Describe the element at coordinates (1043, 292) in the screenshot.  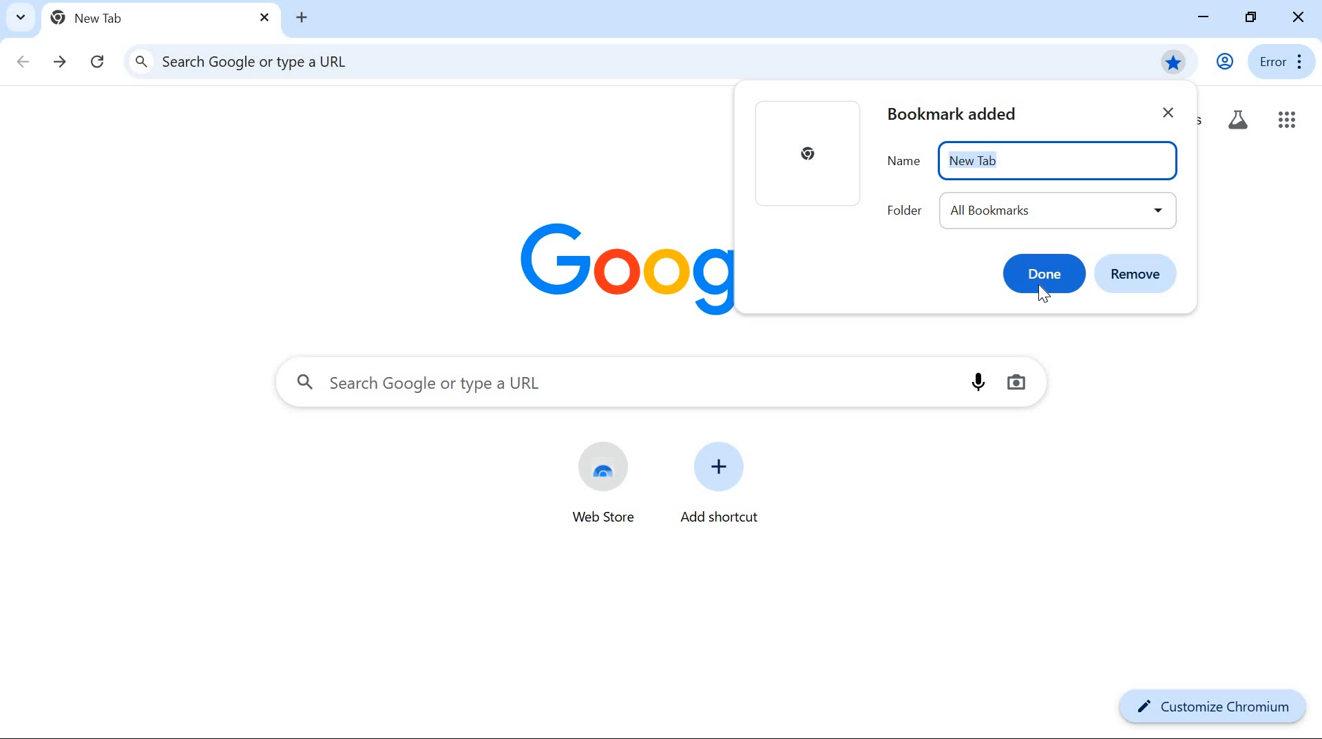
I see `mouse pointer` at that location.